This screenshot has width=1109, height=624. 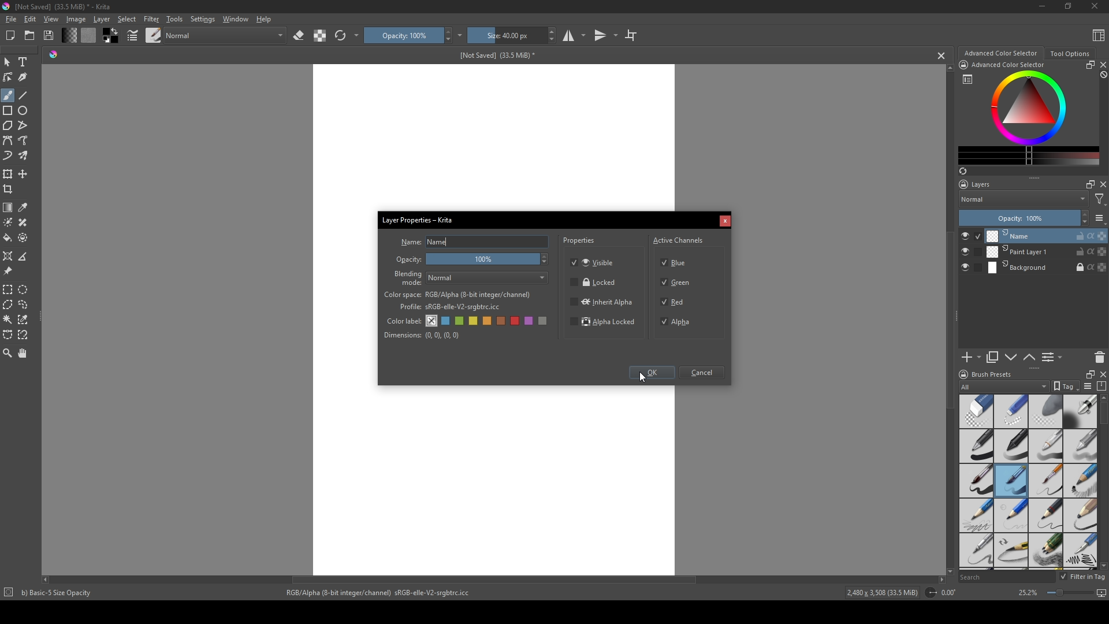 What do you see at coordinates (8, 335) in the screenshot?
I see `bezier curve` at bounding box center [8, 335].